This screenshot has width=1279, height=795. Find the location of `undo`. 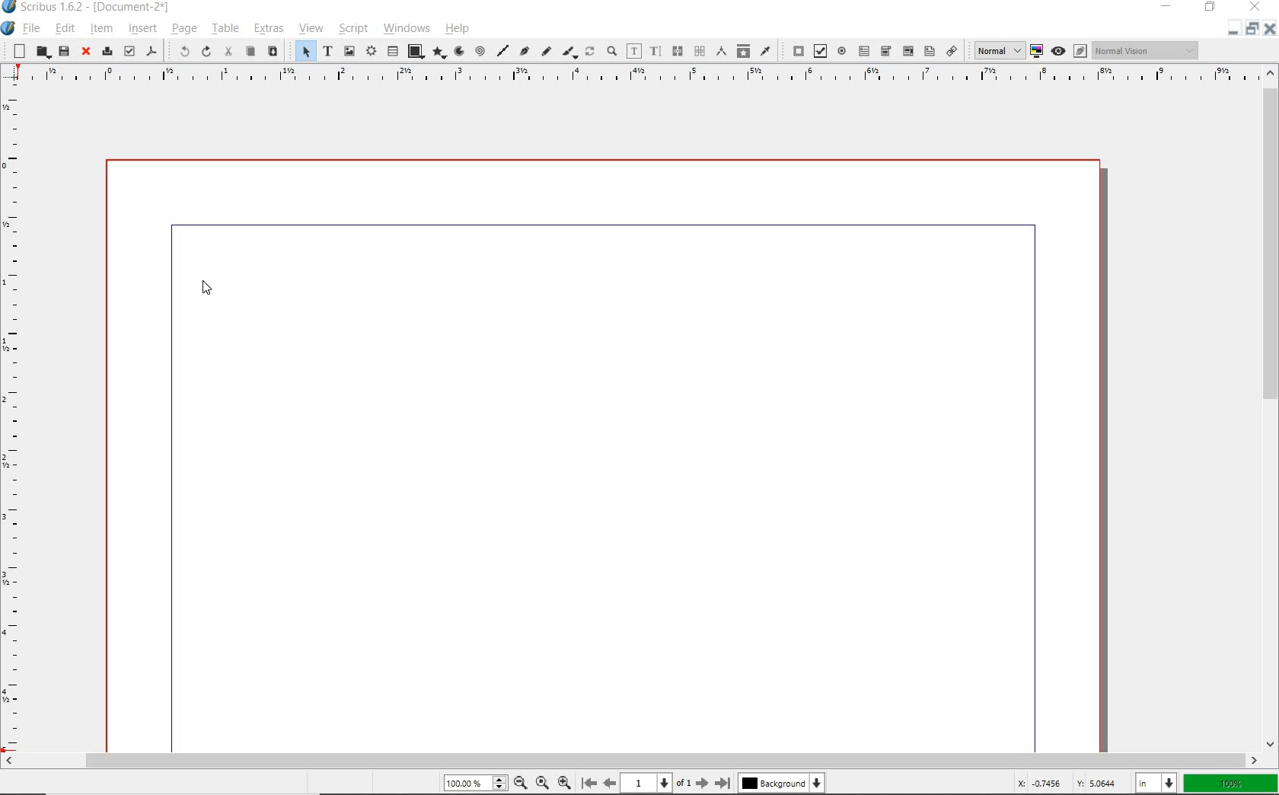

undo is located at coordinates (180, 52).